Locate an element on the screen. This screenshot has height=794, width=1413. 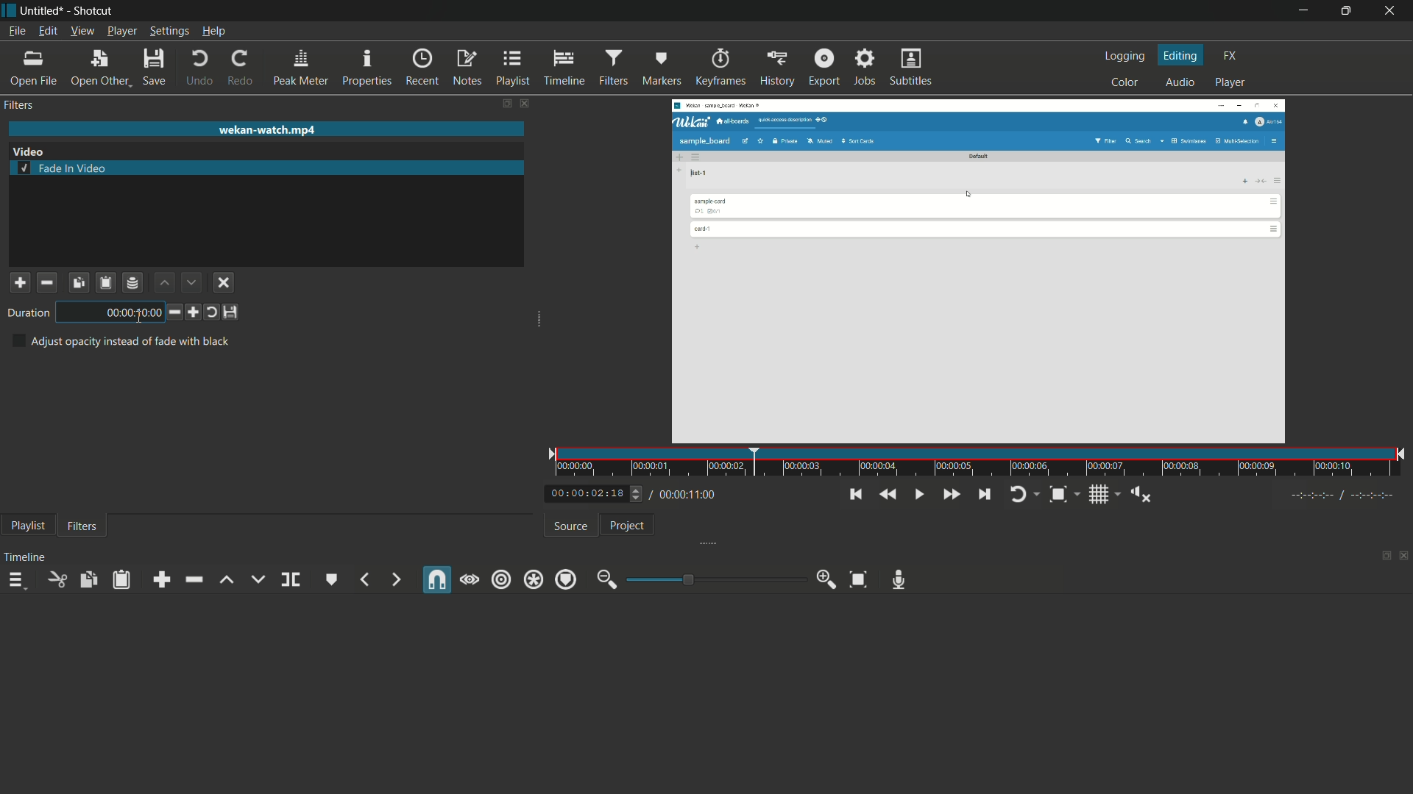
player menu is located at coordinates (123, 31).